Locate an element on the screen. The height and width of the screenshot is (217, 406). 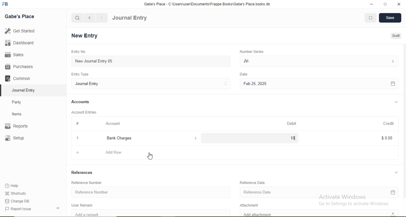
Draft is located at coordinates (396, 36).